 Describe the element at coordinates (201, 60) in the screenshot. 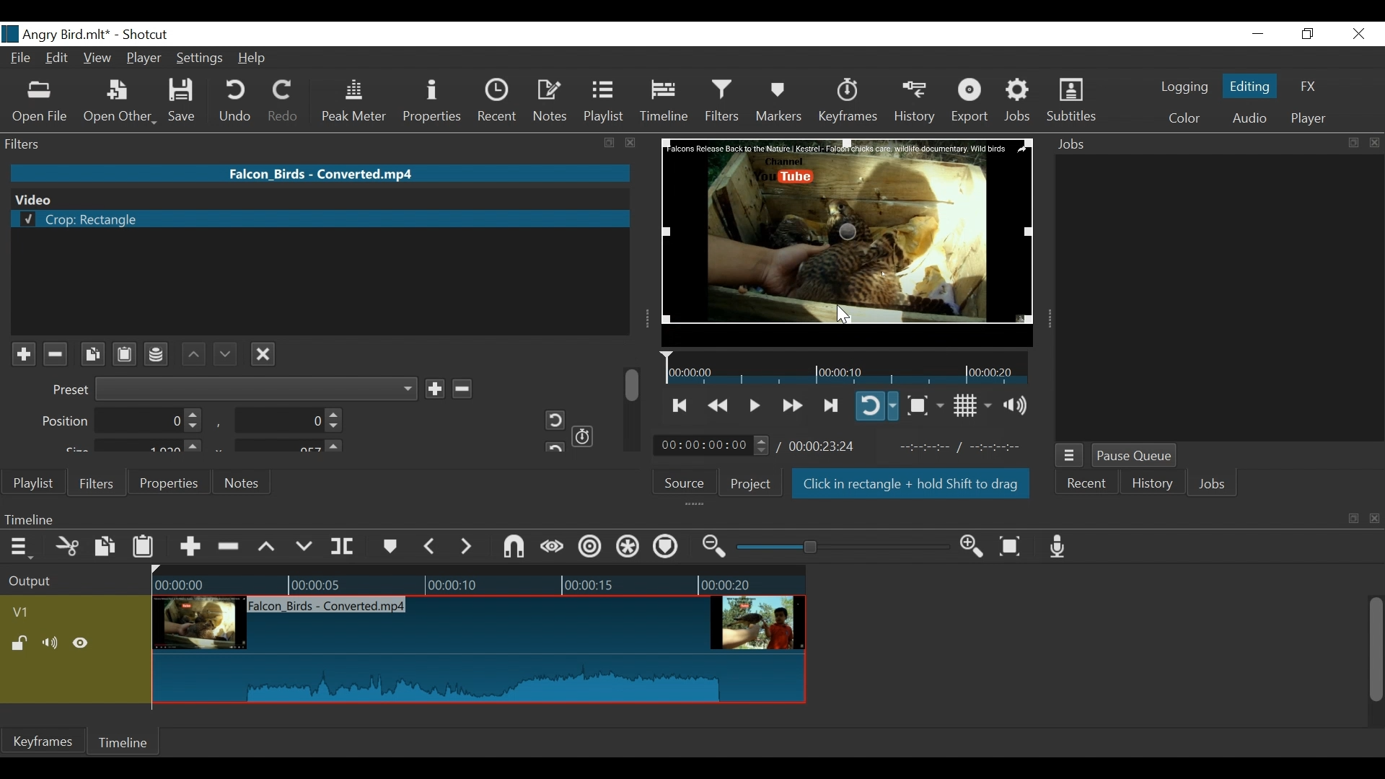

I see `Settings` at that location.